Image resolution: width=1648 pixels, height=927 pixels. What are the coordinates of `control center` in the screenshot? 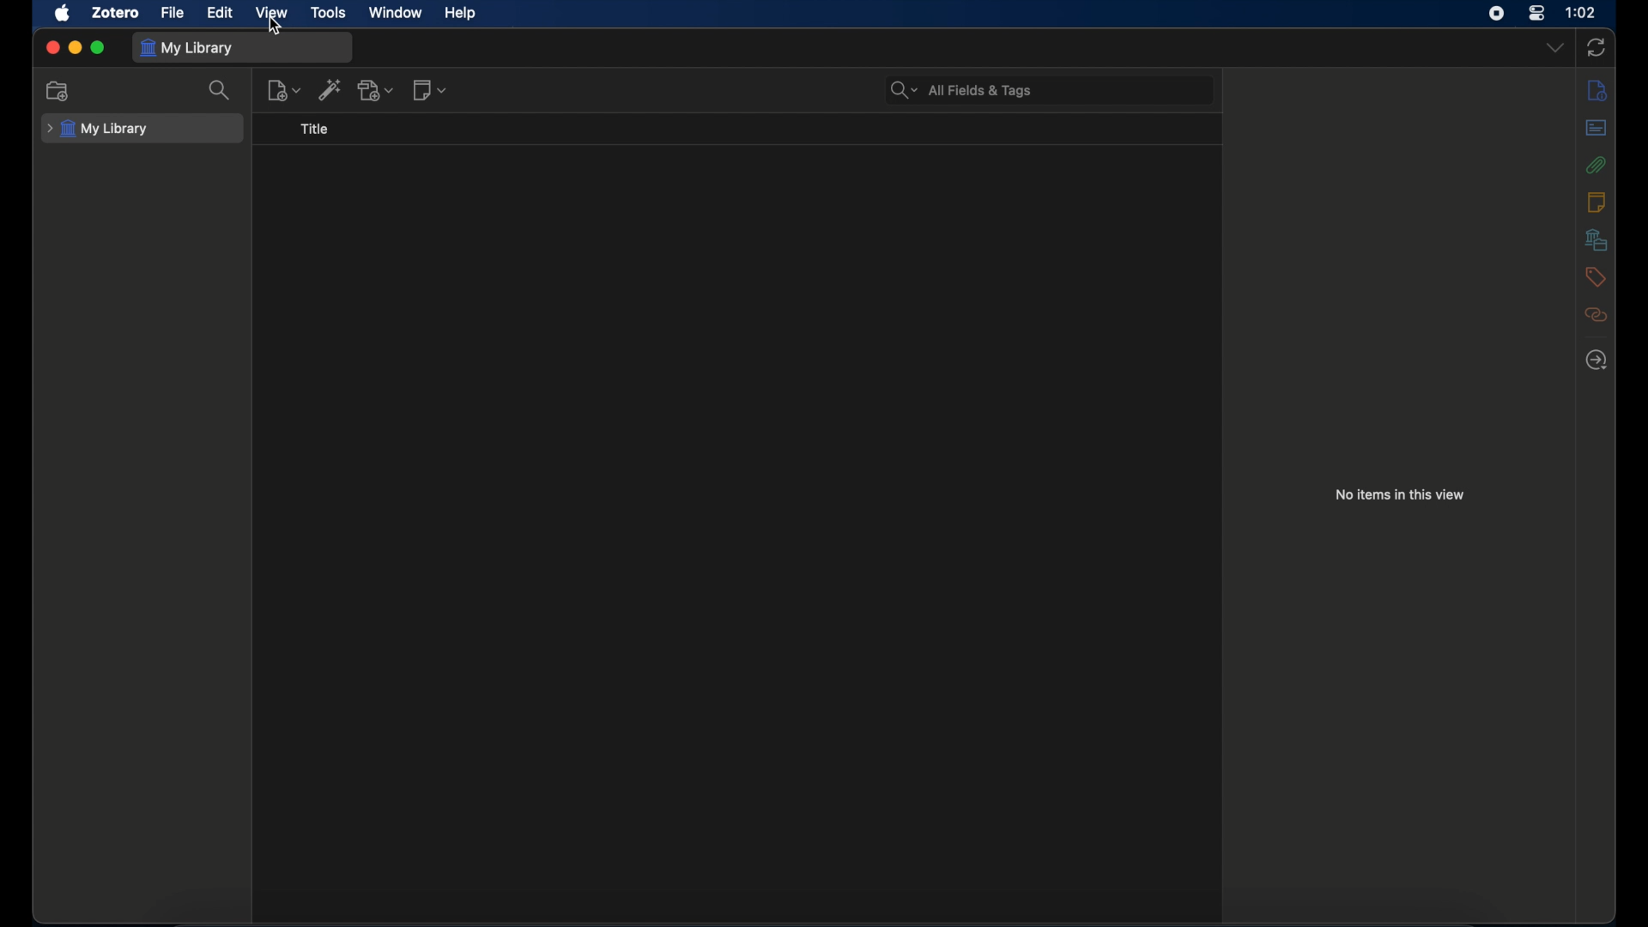 It's located at (1536, 12).